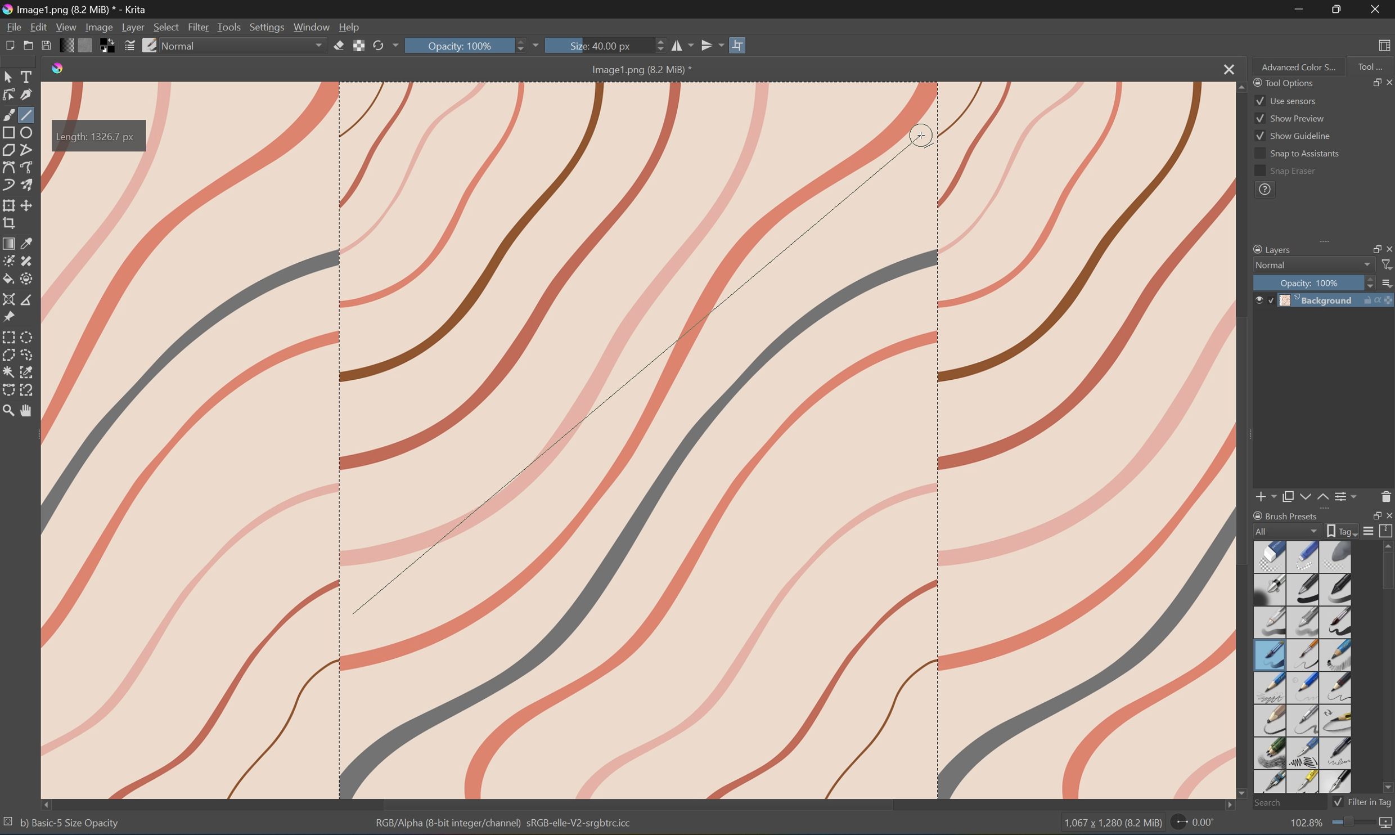  I want to click on Image1.png (8.2 MB), so click(637, 69).